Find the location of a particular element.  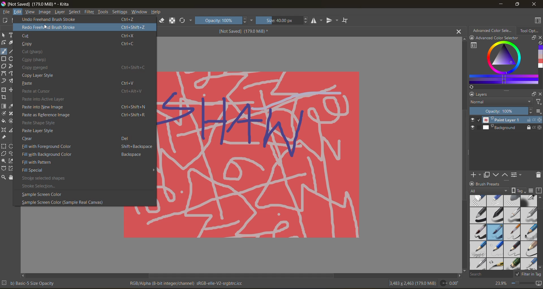

paste shape style is located at coordinates (40, 123).